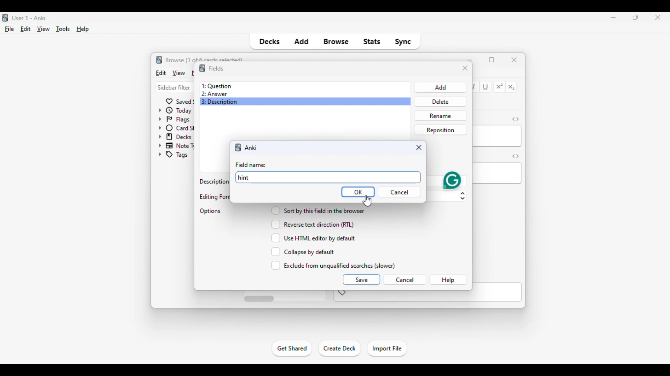 Image resolution: width=670 pixels, height=376 pixels. Describe the element at coordinates (372, 42) in the screenshot. I see `stats` at that location.